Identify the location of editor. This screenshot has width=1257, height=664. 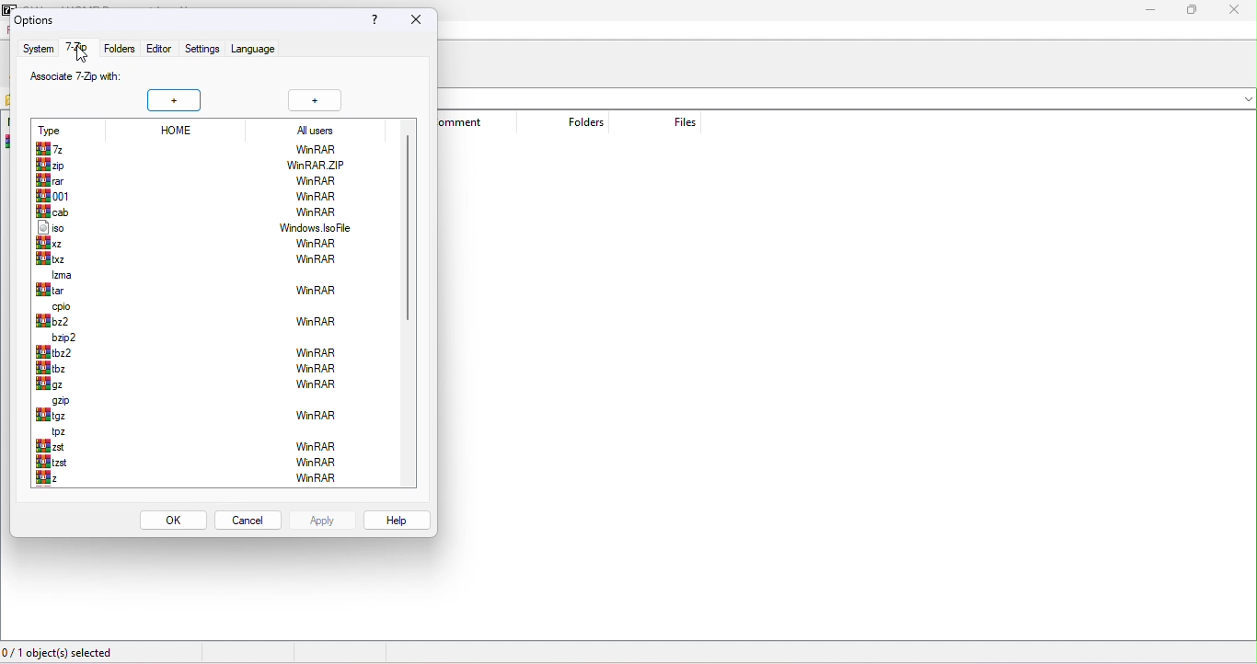
(160, 49).